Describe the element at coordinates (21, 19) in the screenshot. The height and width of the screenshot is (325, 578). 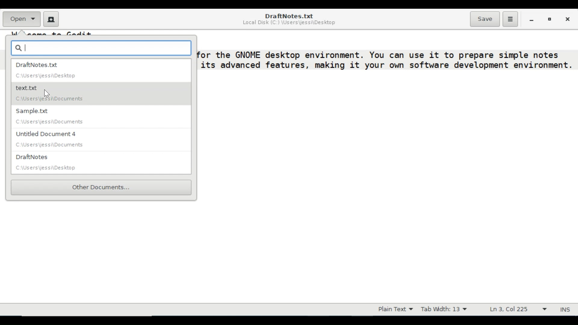
I see `Open` at that location.